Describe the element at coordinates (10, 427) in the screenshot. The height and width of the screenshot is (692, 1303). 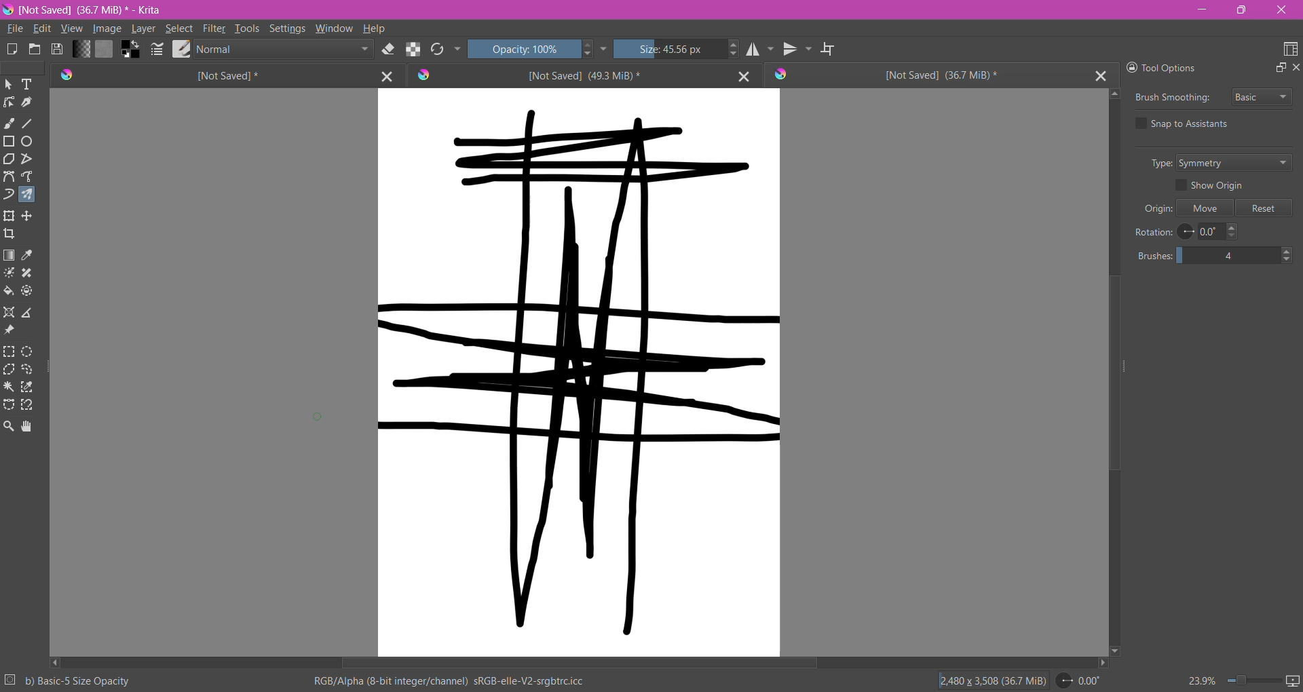
I see `Zoom Tool` at that location.